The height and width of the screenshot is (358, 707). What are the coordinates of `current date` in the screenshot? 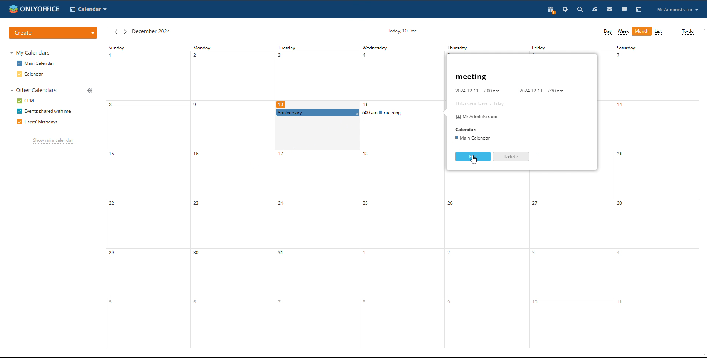 It's located at (403, 31).